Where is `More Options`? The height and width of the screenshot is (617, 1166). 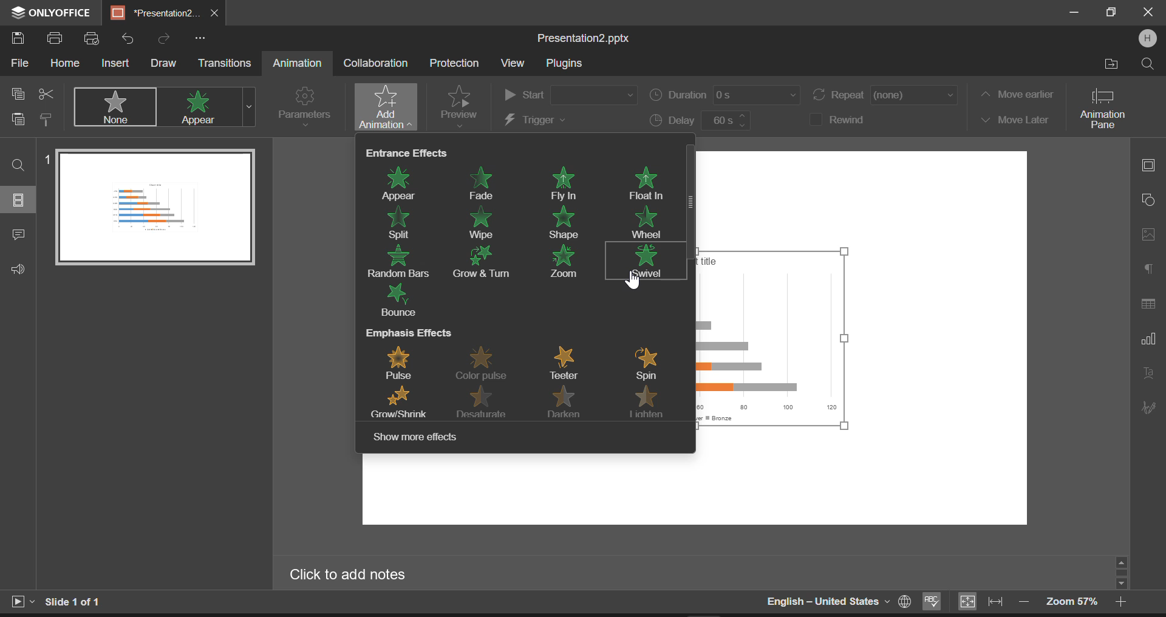
More Options is located at coordinates (200, 38).